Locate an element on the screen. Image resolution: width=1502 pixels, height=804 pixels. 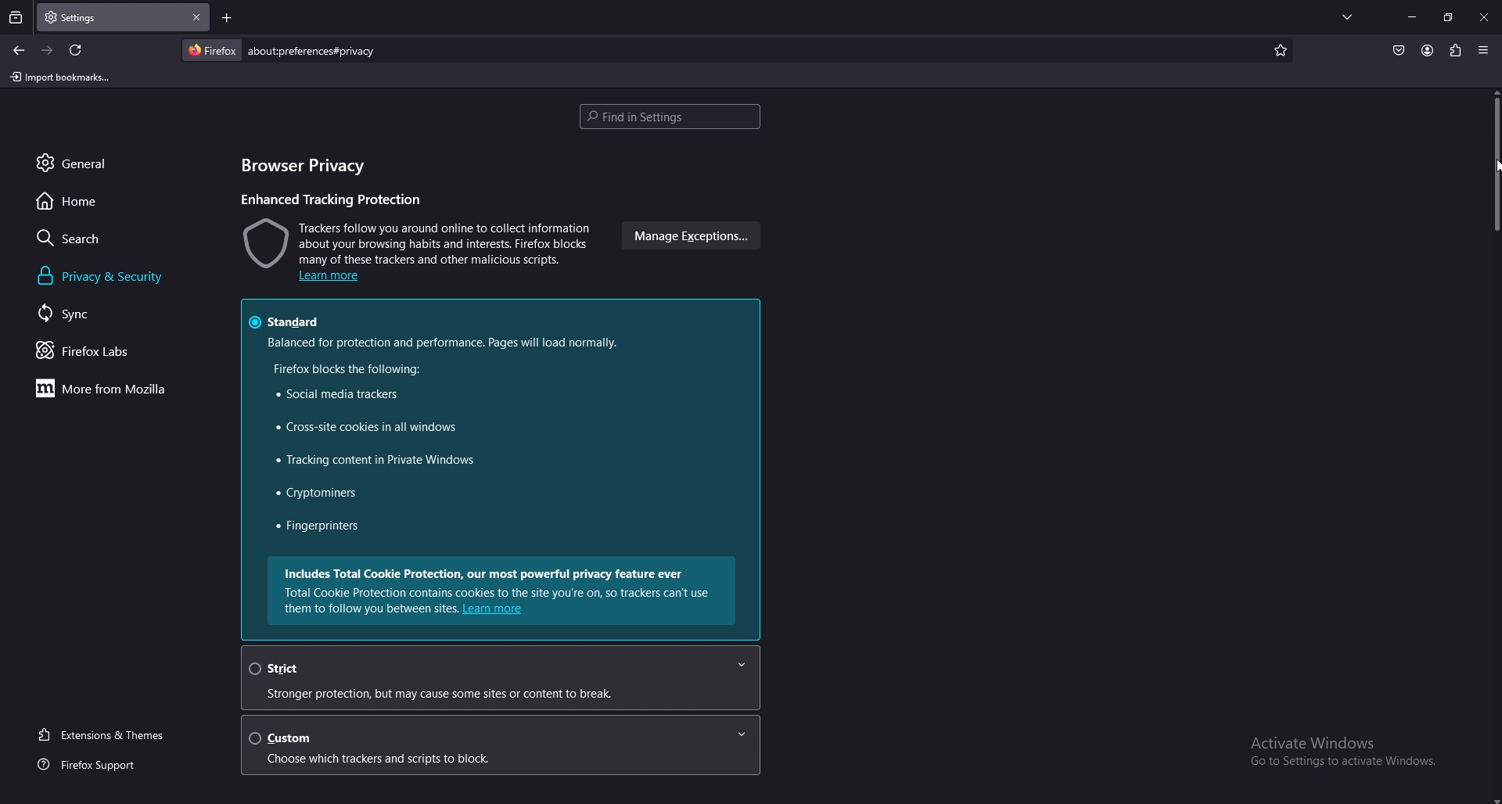
general is located at coordinates (90, 163).